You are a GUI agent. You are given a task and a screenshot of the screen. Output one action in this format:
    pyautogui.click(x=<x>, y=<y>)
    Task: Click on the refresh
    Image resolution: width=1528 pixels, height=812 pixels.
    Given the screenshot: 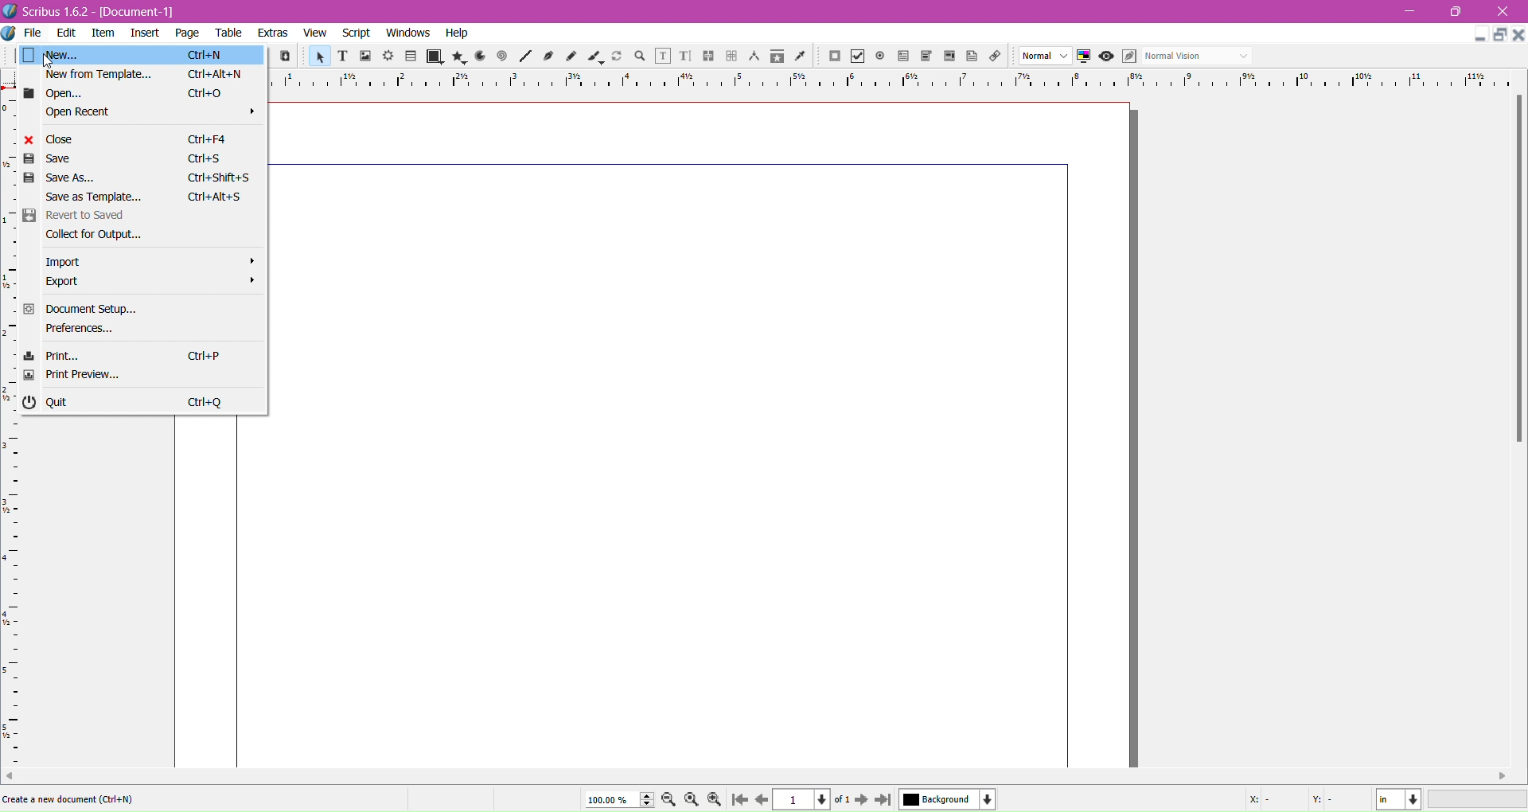 What is the action you would take?
    pyautogui.click(x=617, y=57)
    